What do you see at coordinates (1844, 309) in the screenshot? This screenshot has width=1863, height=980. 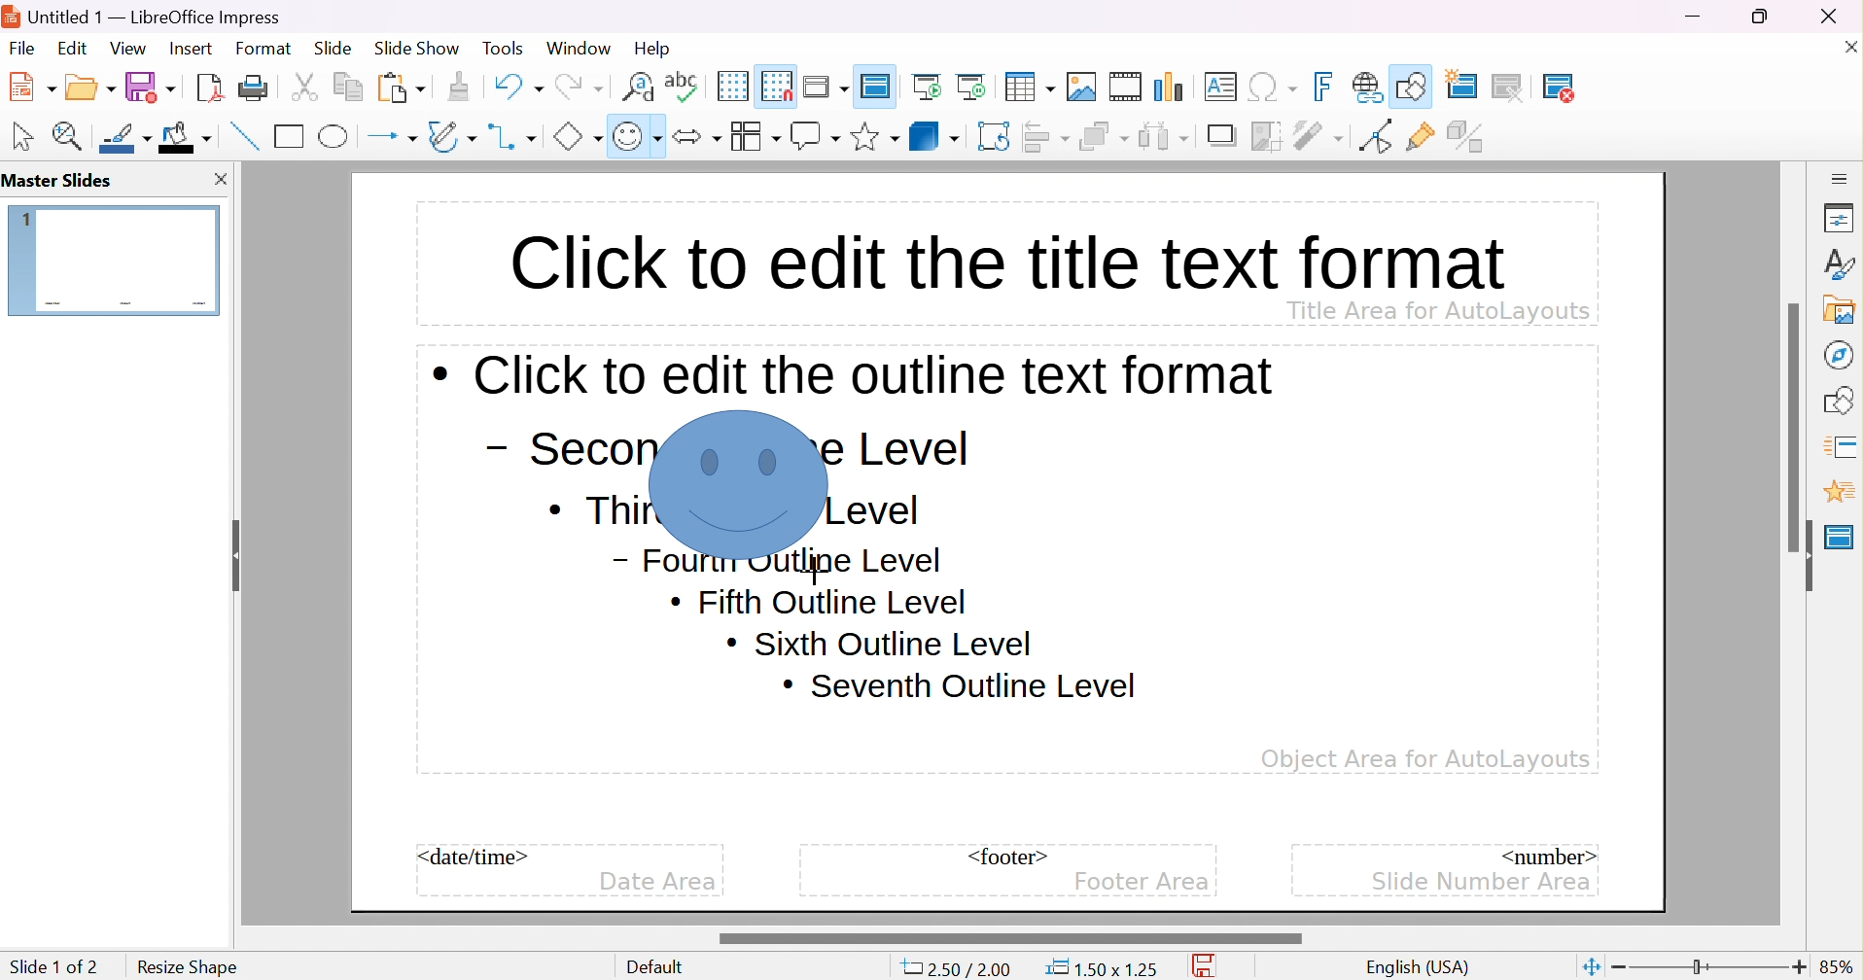 I see `gallery` at bounding box center [1844, 309].